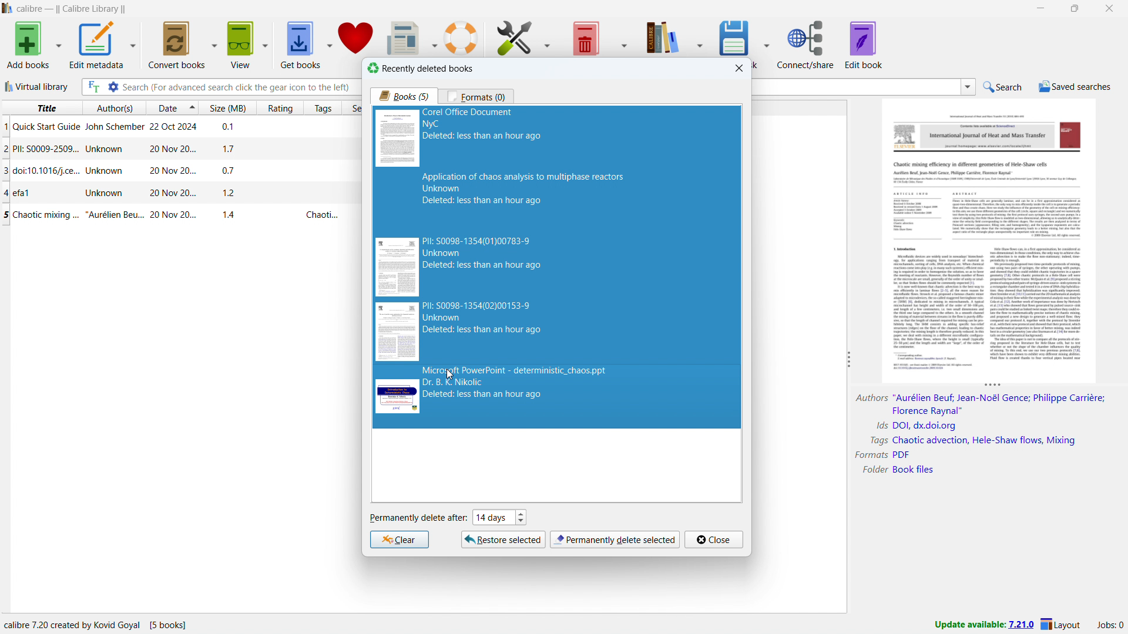 This screenshot has height=634, width=1128. What do you see at coordinates (736, 36) in the screenshot?
I see `save to disk` at bounding box center [736, 36].